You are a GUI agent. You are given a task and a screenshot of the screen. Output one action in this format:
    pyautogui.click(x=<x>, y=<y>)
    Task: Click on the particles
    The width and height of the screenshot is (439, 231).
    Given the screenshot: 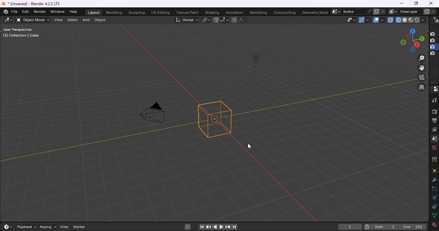 What is the action you would take?
    pyautogui.click(x=434, y=189)
    